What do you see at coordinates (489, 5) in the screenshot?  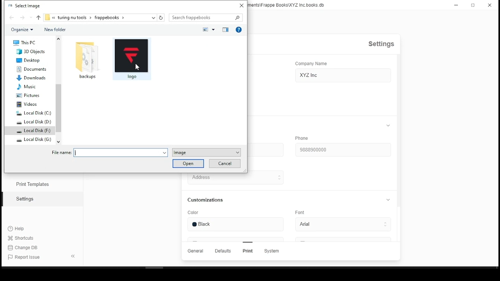 I see `close window` at bounding box center [489, 5].